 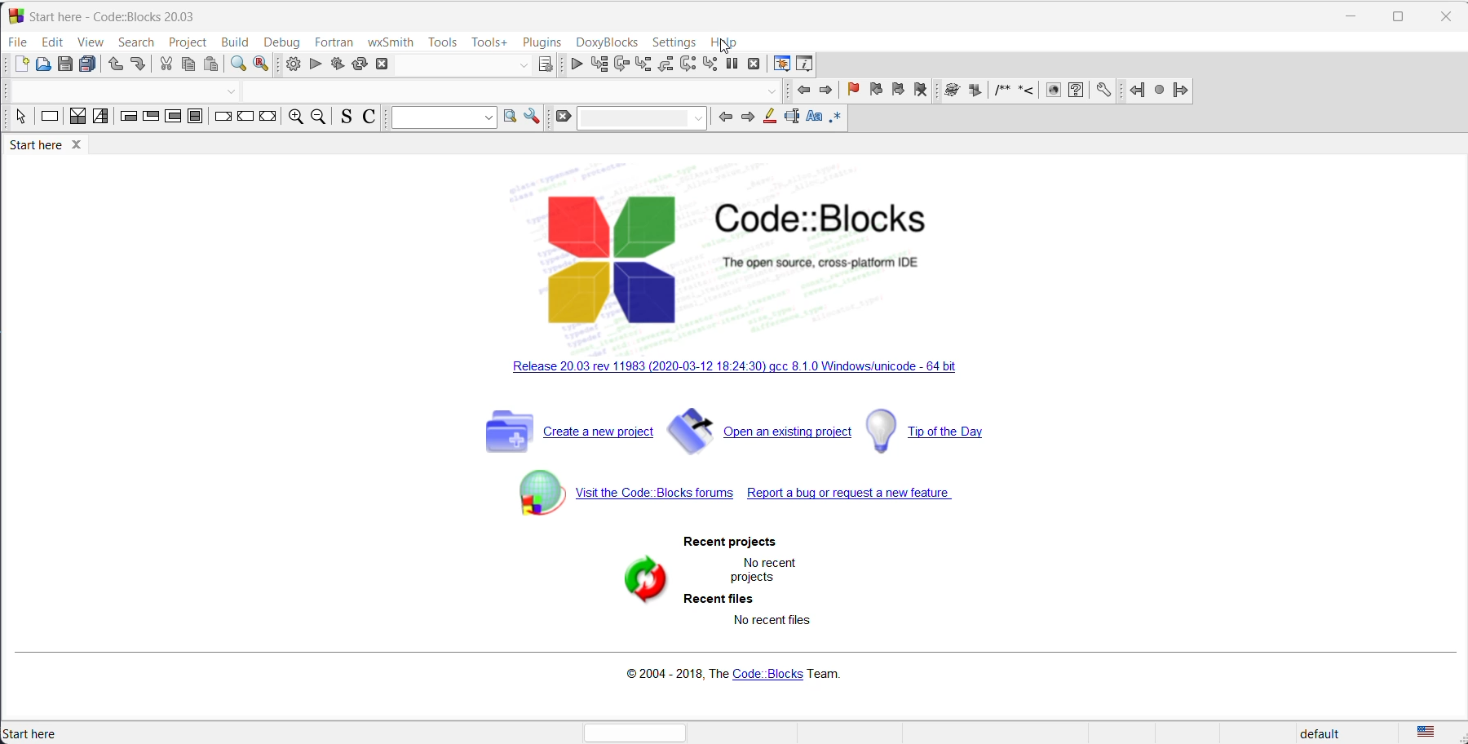 What do you see at coordinates (719, 600) in the screenshot?
I see `recent files` at bounding box center [719, 600].